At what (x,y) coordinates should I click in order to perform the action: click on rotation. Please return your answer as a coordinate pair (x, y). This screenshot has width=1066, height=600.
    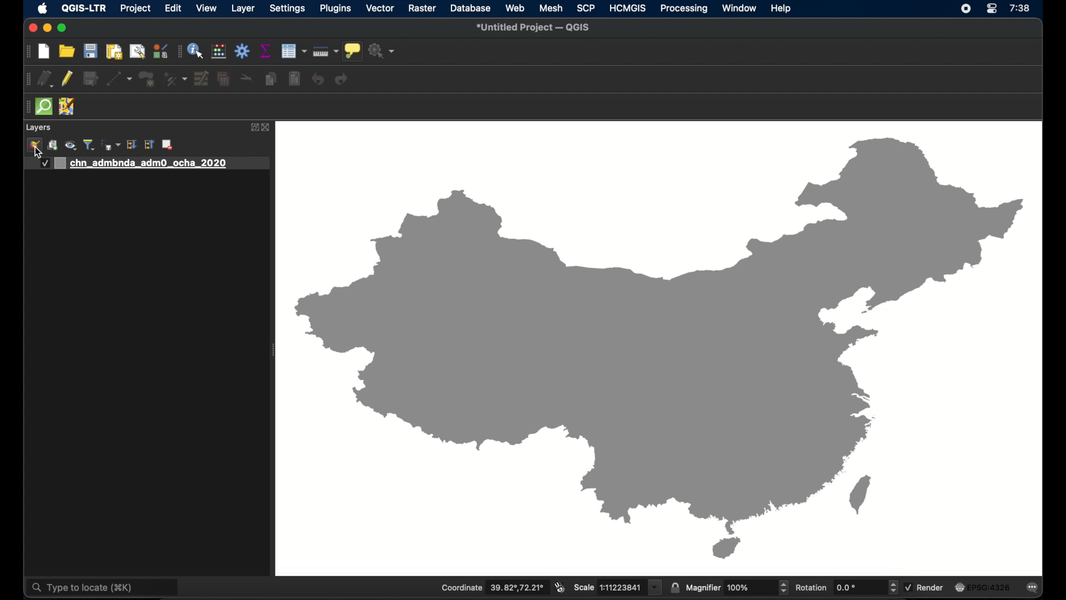
    Looking at the image, I should click on (837, 588).